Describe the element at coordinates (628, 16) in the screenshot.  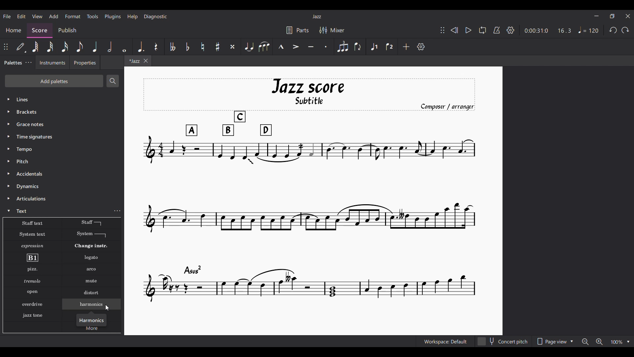
I see `Close interface` at that location.